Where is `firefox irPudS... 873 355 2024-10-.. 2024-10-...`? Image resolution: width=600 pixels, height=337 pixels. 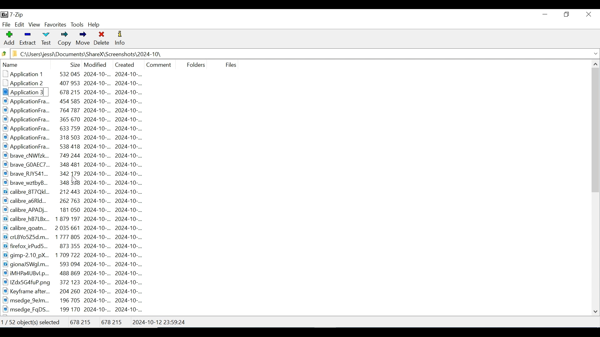 firefox irPudS... 873 355 2024-10-.. 2024-10-... is located at coordinates (77, 245).